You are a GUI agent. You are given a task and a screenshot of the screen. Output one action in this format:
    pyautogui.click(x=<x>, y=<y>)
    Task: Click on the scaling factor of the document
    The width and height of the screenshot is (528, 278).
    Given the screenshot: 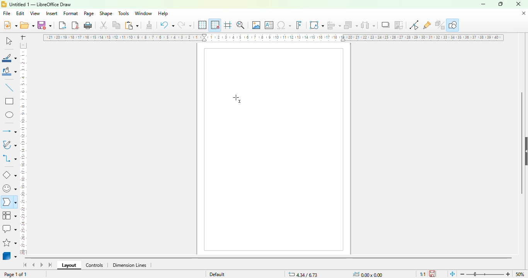 What is the action you would take?
    pyautogui.click(x=422, y=274)
    